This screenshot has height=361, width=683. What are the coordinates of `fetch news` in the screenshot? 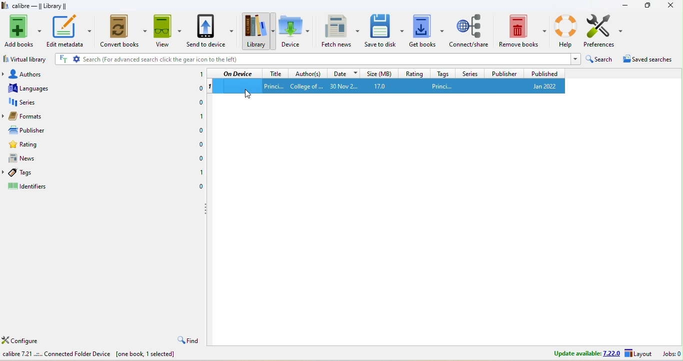 It's located at (341, 30).